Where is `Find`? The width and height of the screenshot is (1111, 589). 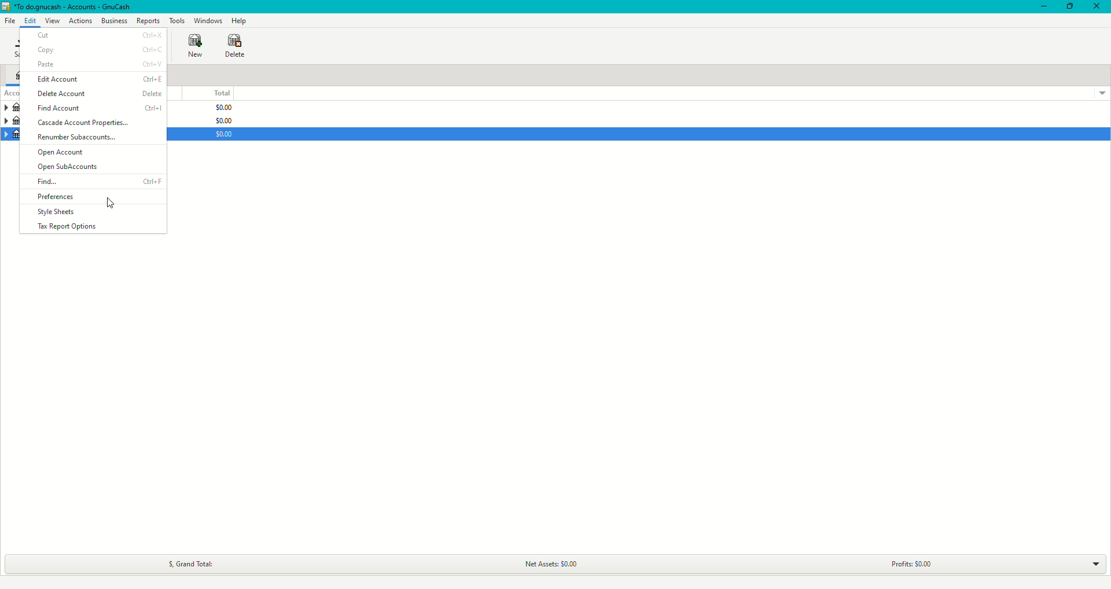 Find is located at coordinates (99, 182).